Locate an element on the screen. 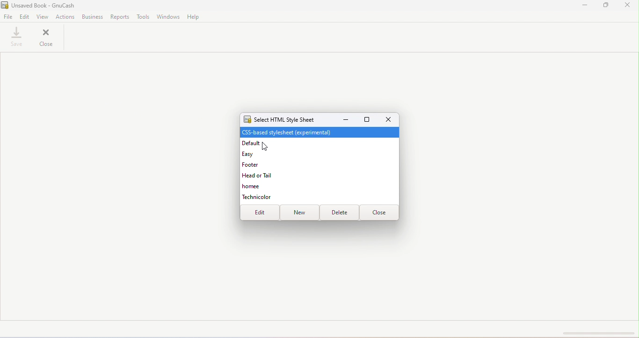 This screenshot has width=639, height=338. Windows is located at coordinates (170, 17).